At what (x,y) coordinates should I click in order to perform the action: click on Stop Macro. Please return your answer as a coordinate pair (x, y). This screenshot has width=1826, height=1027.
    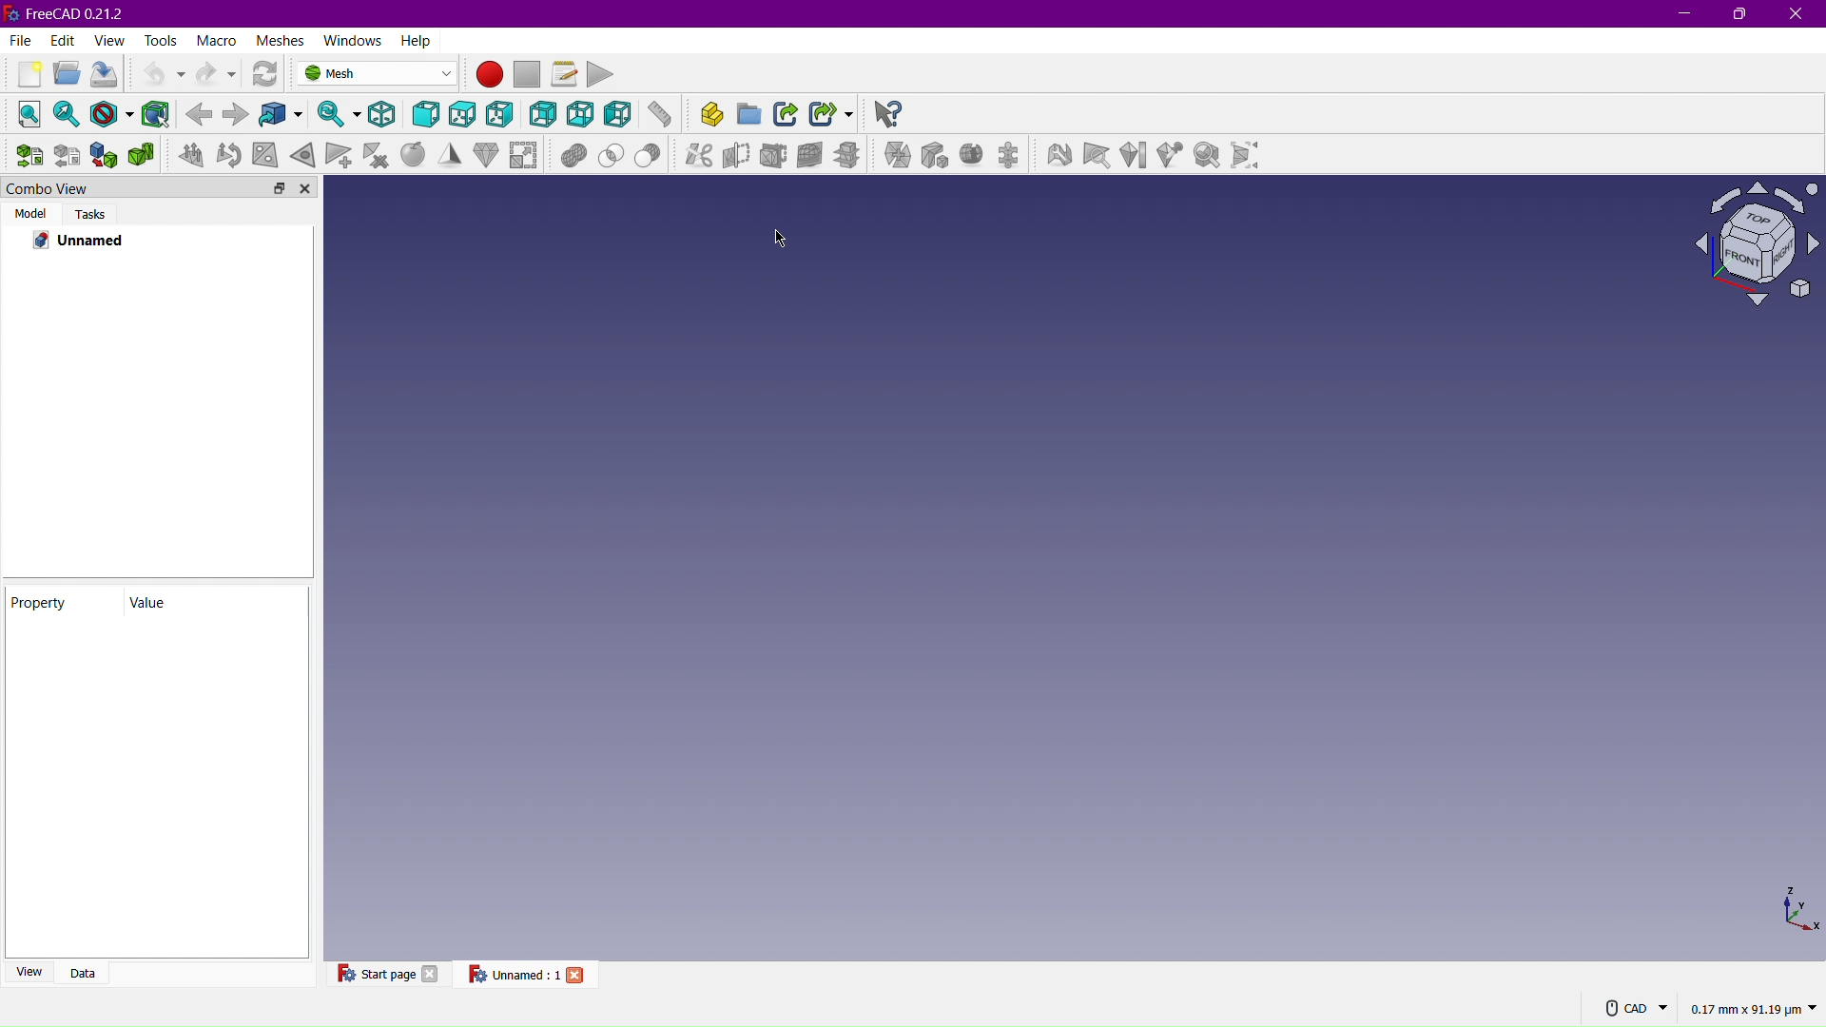
    Looking at the image, I should click on (530, 74).